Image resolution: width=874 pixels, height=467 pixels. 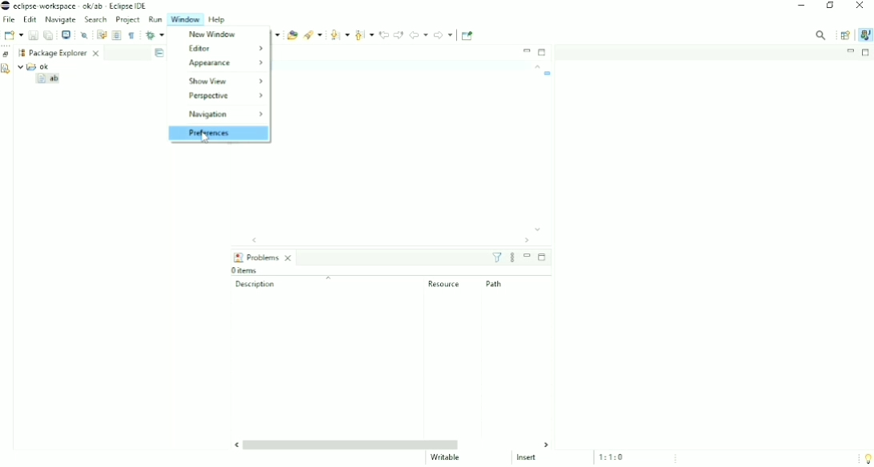 What do you see at coordinates (101, 34) in the screenshot?
I see `Toggle Word Wrap` at bounding box center [101, 34].